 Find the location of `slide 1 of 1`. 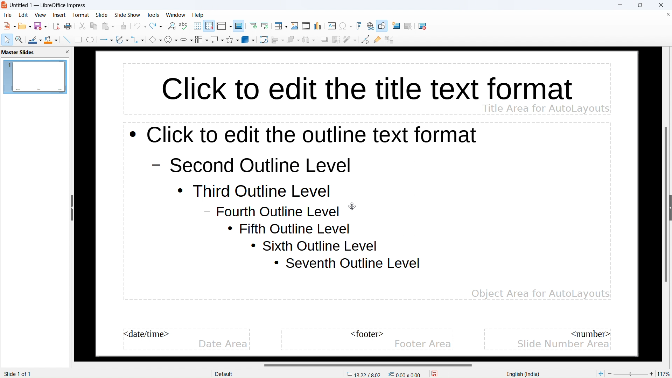

slide 1 of 1 is located at coordinates (17, 374).